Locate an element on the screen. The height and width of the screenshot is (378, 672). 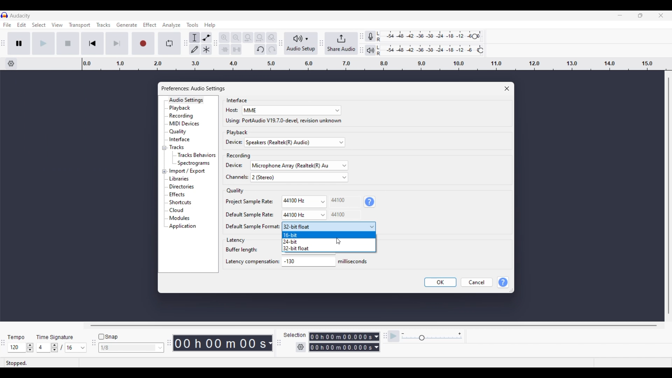
Selected time signature is located at coordinates (72, 348).